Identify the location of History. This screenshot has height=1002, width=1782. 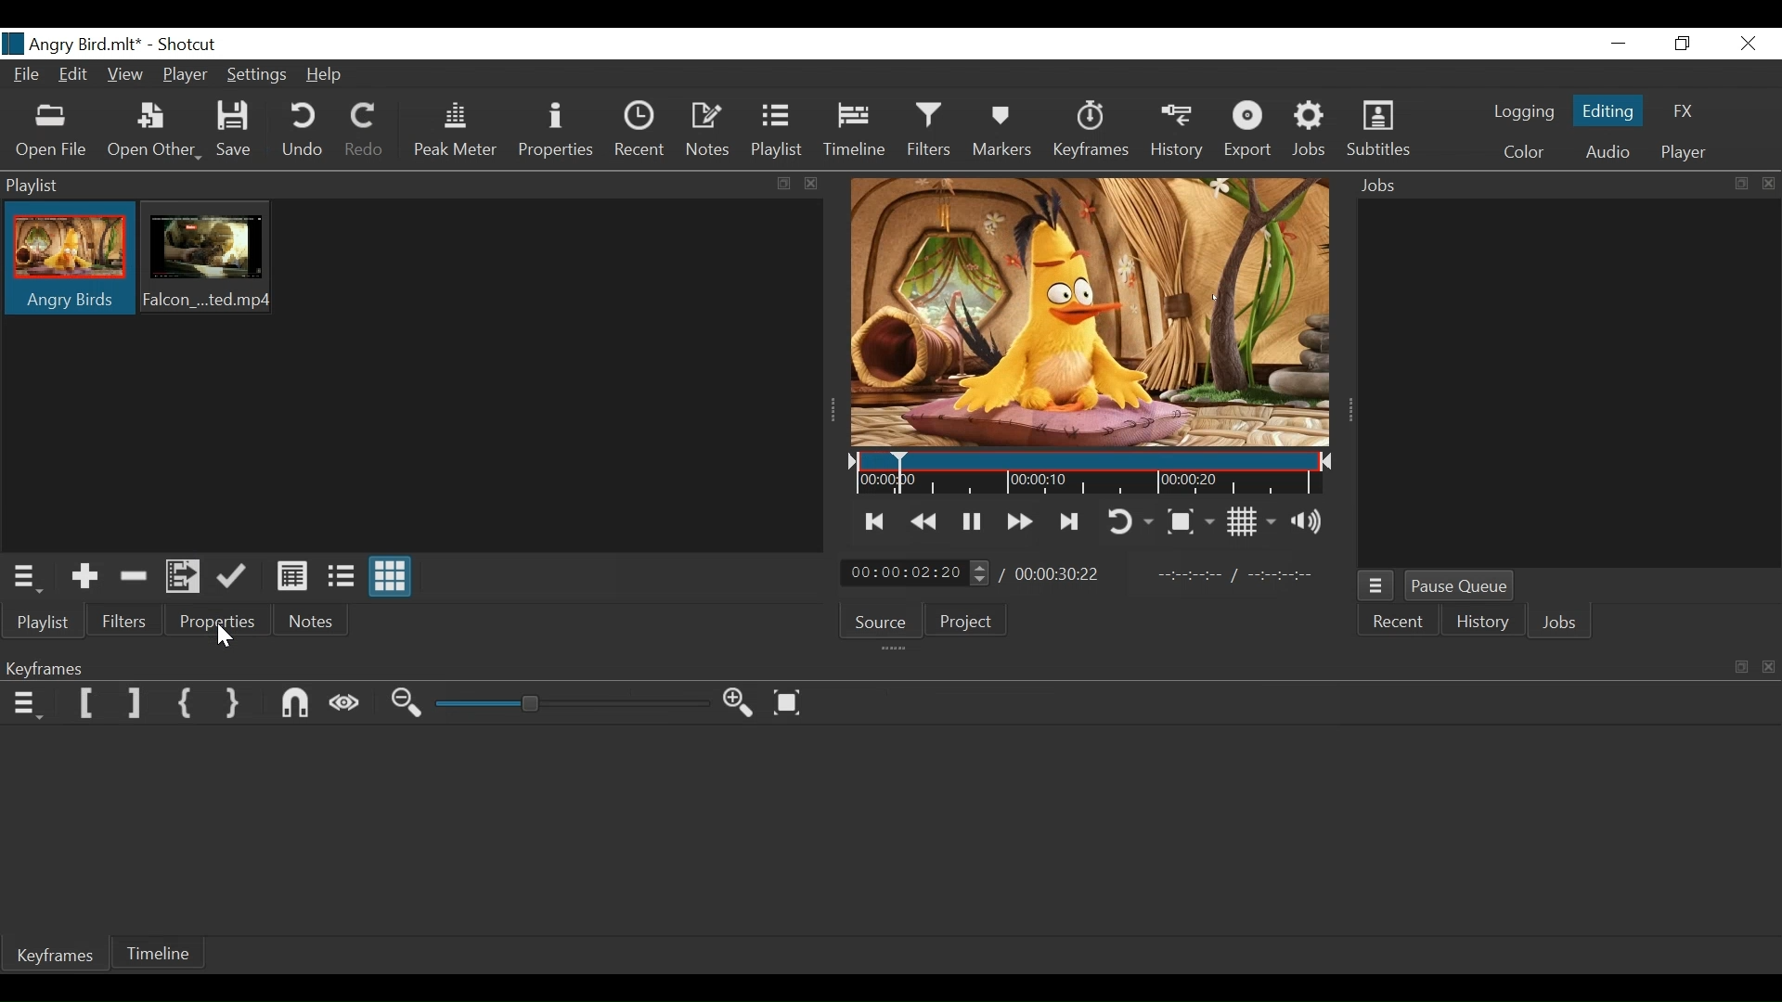
(1479, 623).